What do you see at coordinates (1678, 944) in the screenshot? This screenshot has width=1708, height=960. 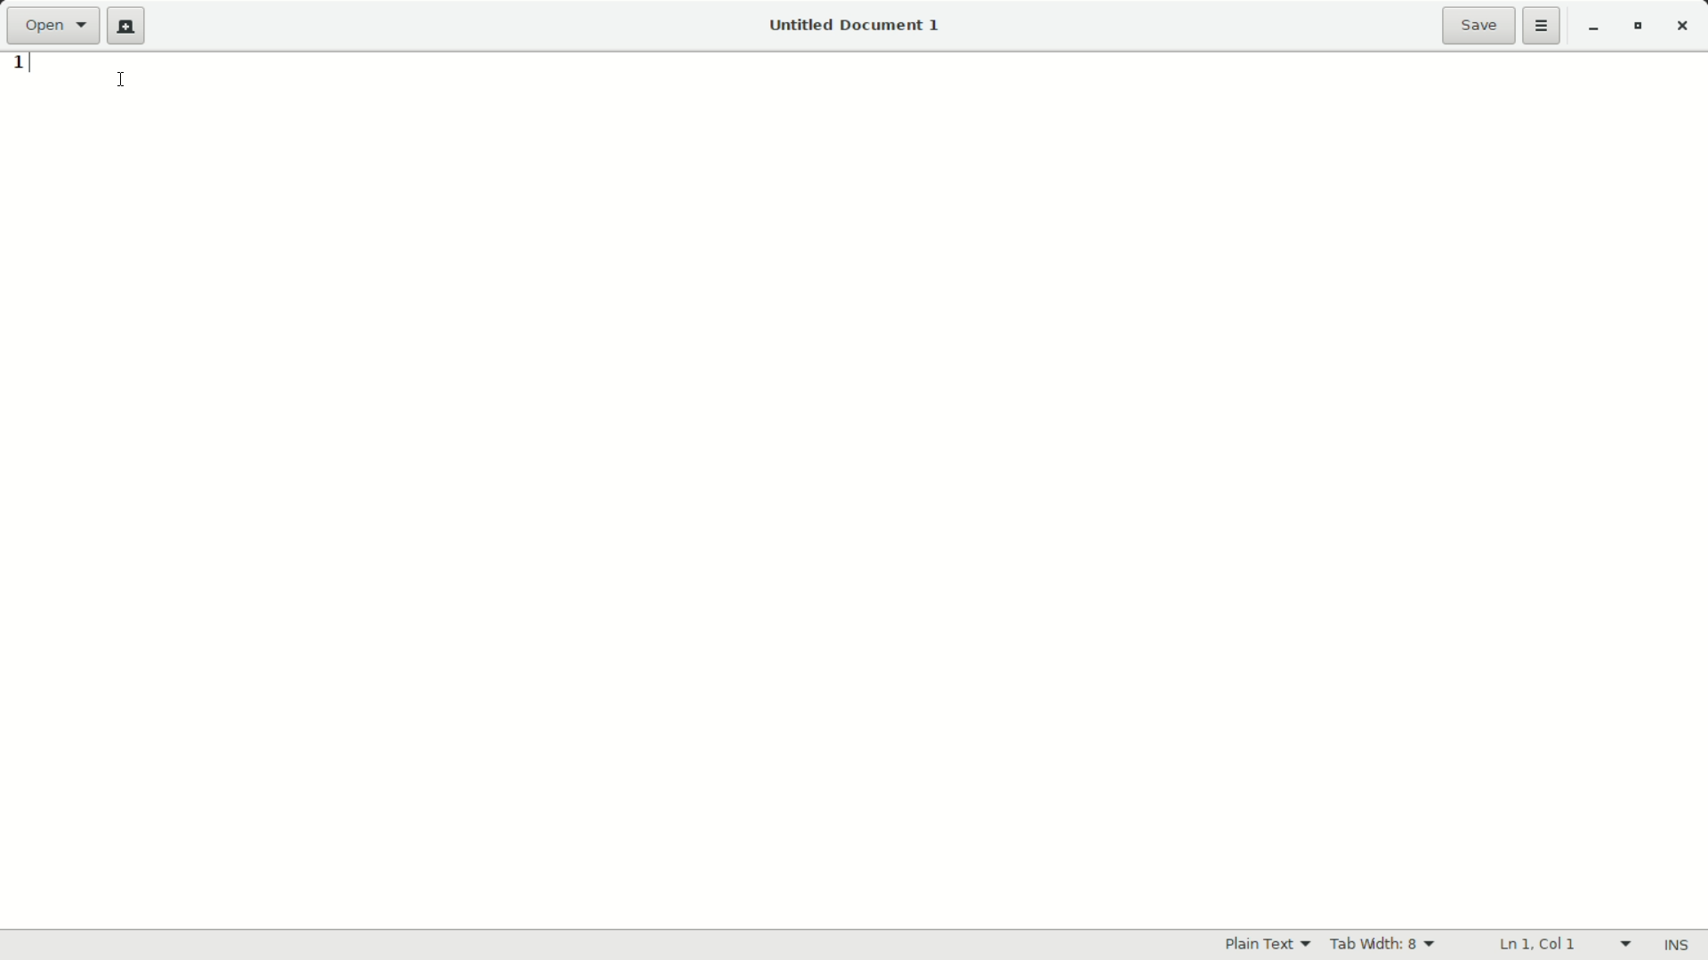 I see `INS` at bounding box center [1678, 944].